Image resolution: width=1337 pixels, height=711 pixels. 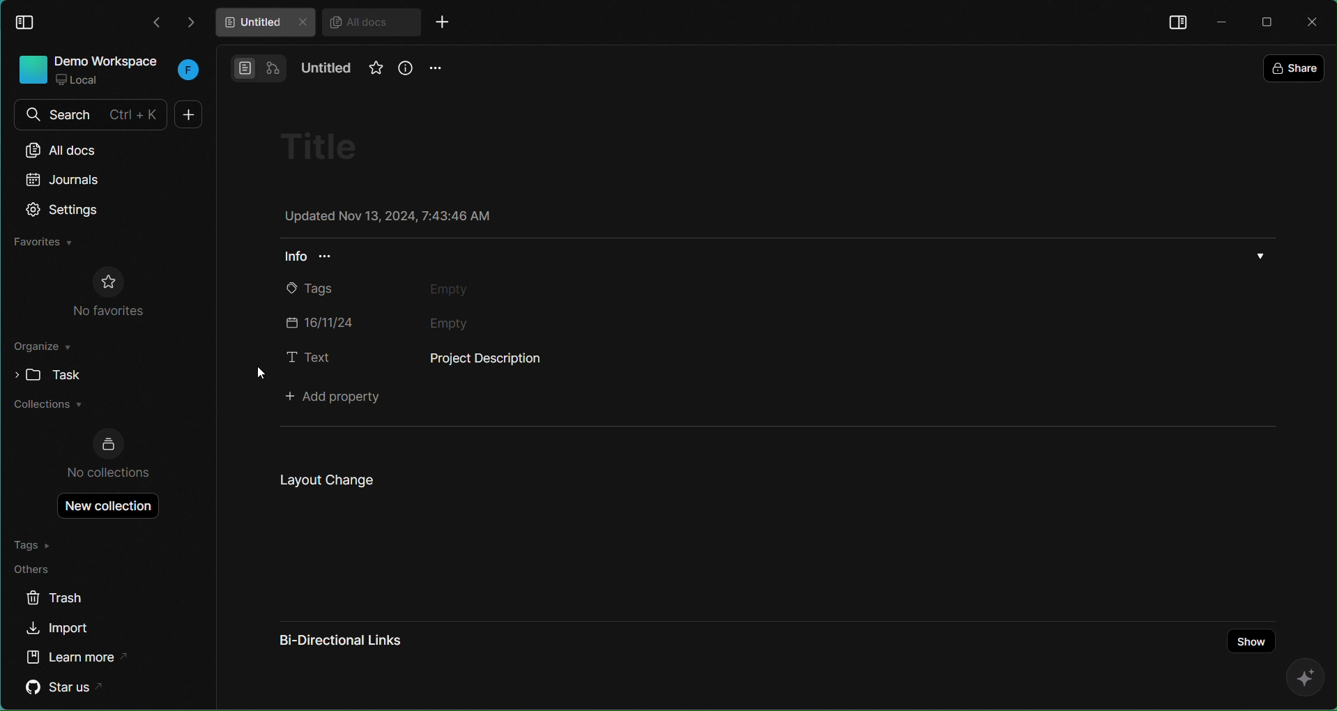 I want to click on import, so click(x=59, y=629).